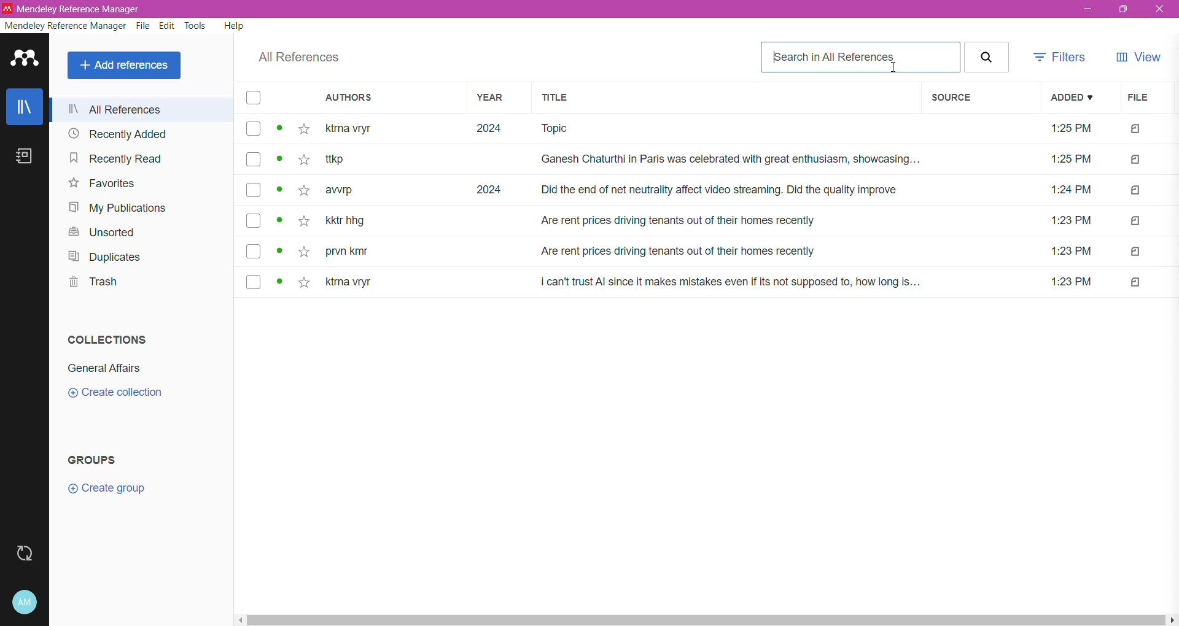  I want to click on view status of the file, so click(280, 251).